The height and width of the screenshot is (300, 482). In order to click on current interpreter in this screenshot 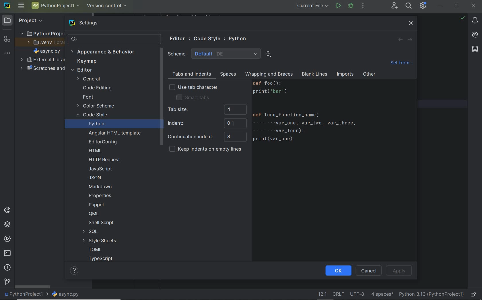, I will do `click(431, 294)`.